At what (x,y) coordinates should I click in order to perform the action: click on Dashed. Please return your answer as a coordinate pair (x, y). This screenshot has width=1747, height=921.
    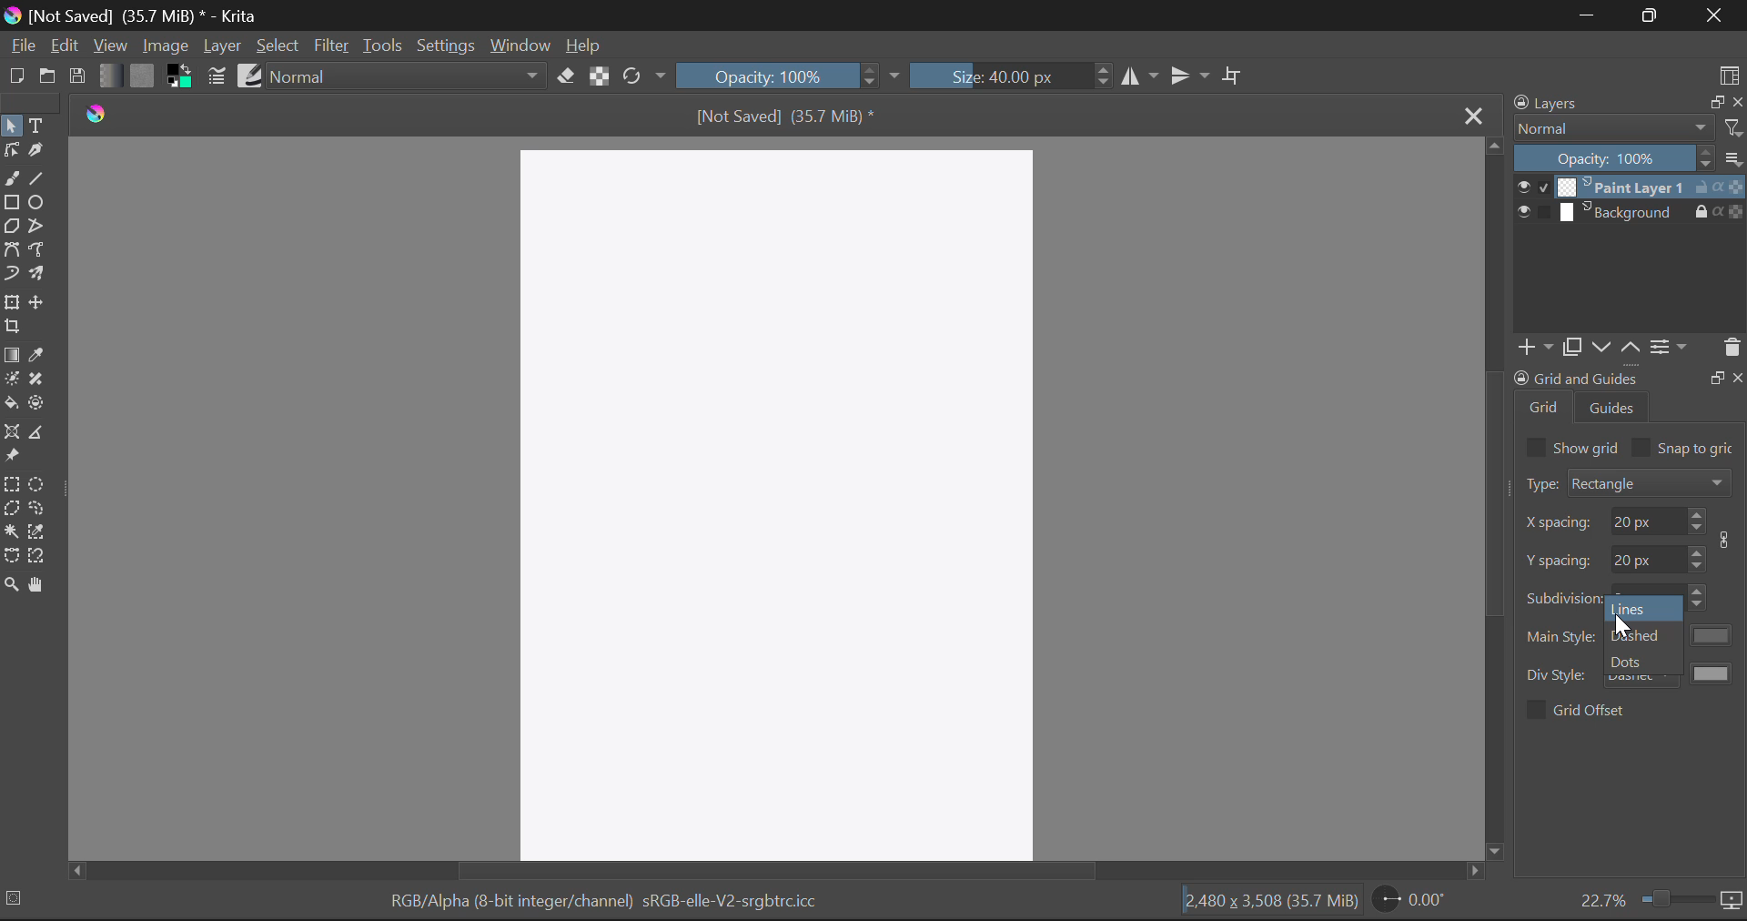
    Looking at the image, I should click on (1642, 636).